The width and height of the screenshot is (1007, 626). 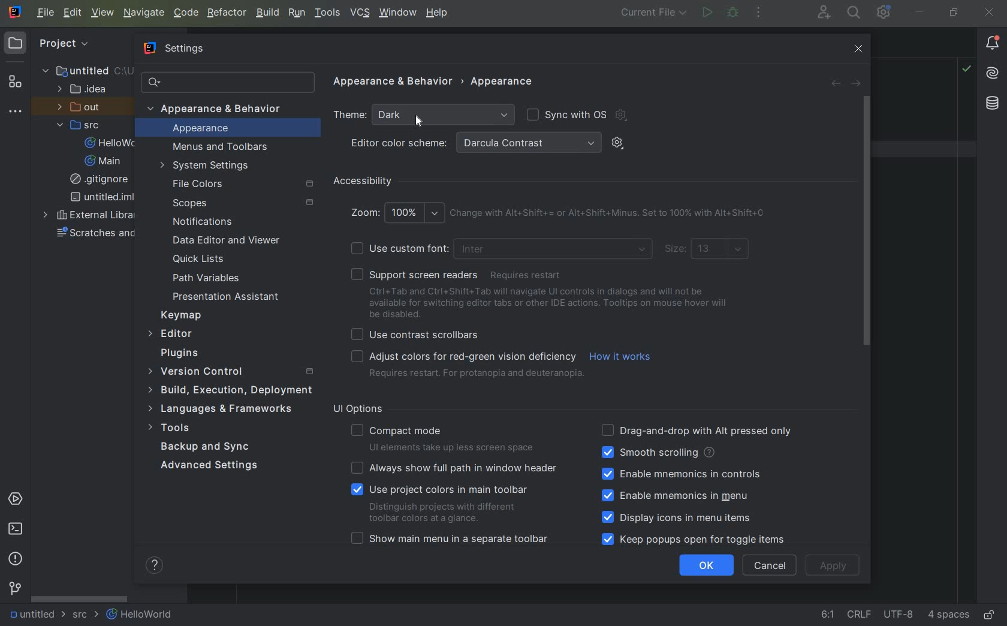 I want to click on SRC, so click(x=85, y=125).